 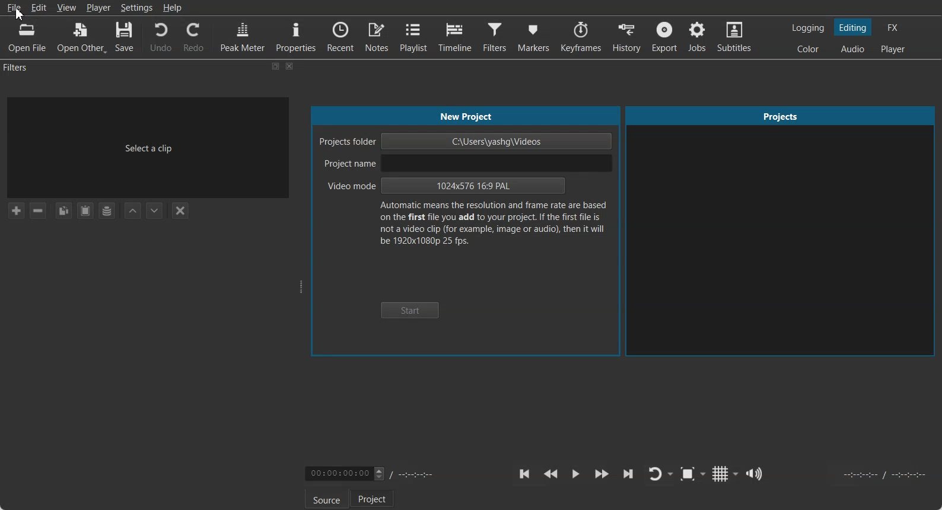 I want to click on Undo, so click(x=160, y=37).